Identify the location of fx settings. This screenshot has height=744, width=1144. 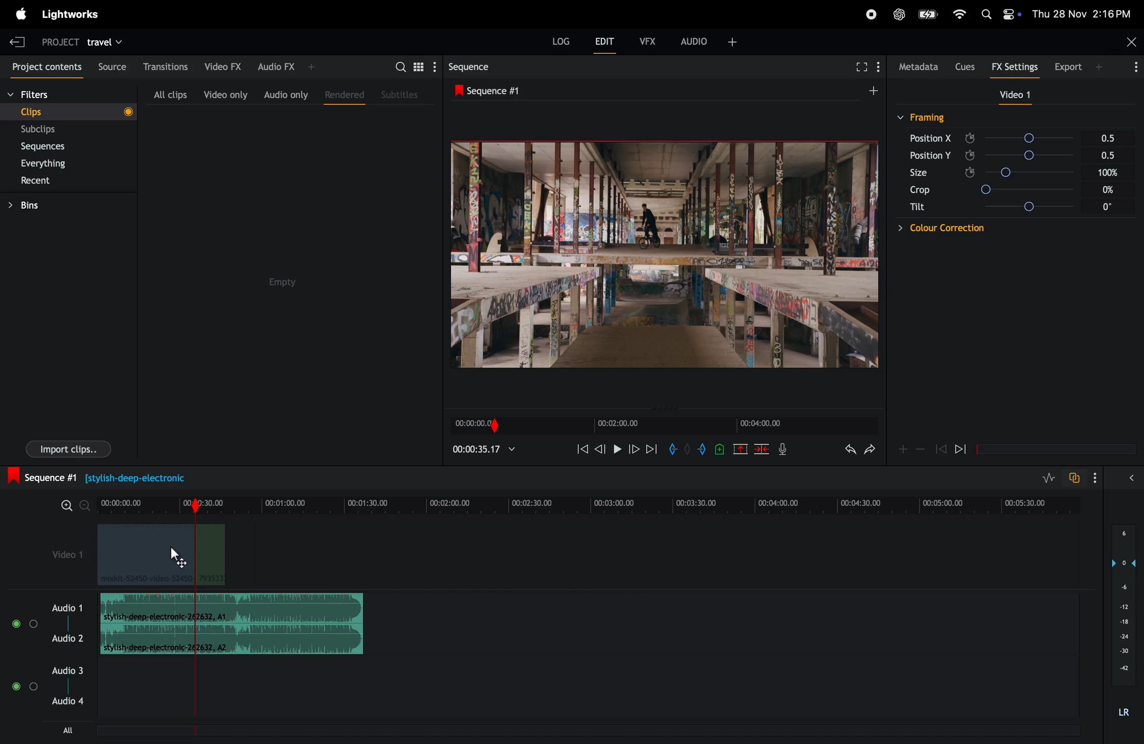
(1017, 67).